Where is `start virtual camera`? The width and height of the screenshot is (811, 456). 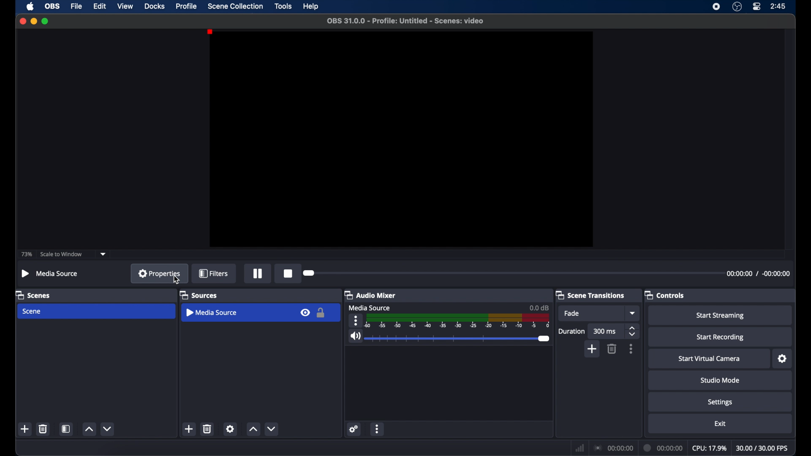
start virtual camera is located at coordinates (710, 359).